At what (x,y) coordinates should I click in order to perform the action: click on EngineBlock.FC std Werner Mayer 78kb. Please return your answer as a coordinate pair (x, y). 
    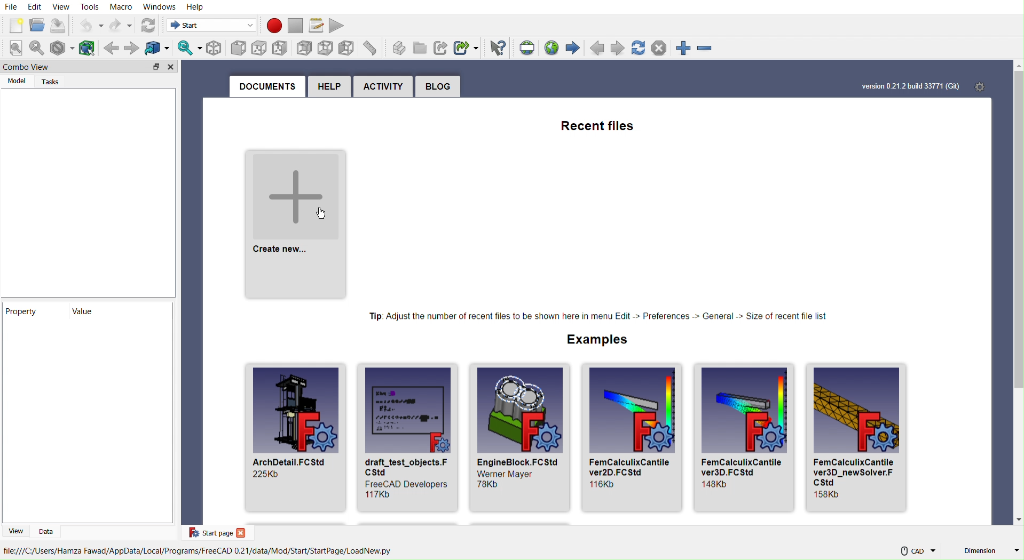
    Looking at the image, I should click on (517, 436).